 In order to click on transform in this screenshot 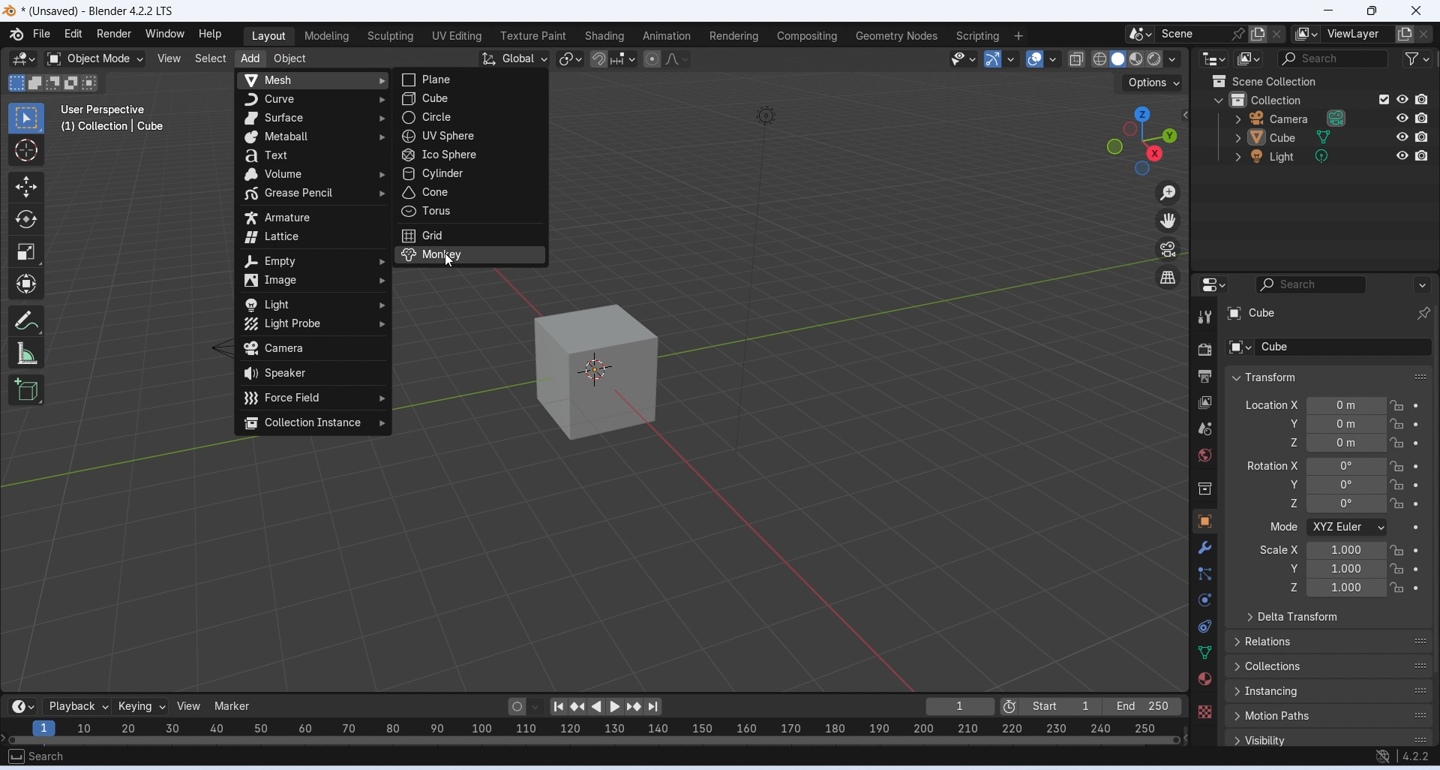, I will do `click(1329, 377)`.